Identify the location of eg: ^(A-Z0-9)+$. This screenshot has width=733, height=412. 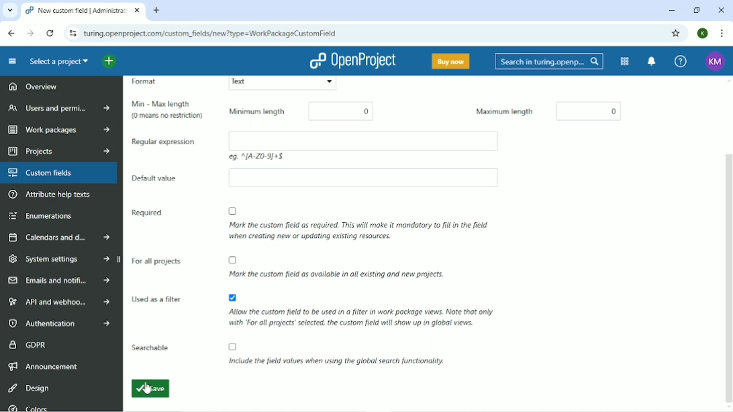
(285, 157).